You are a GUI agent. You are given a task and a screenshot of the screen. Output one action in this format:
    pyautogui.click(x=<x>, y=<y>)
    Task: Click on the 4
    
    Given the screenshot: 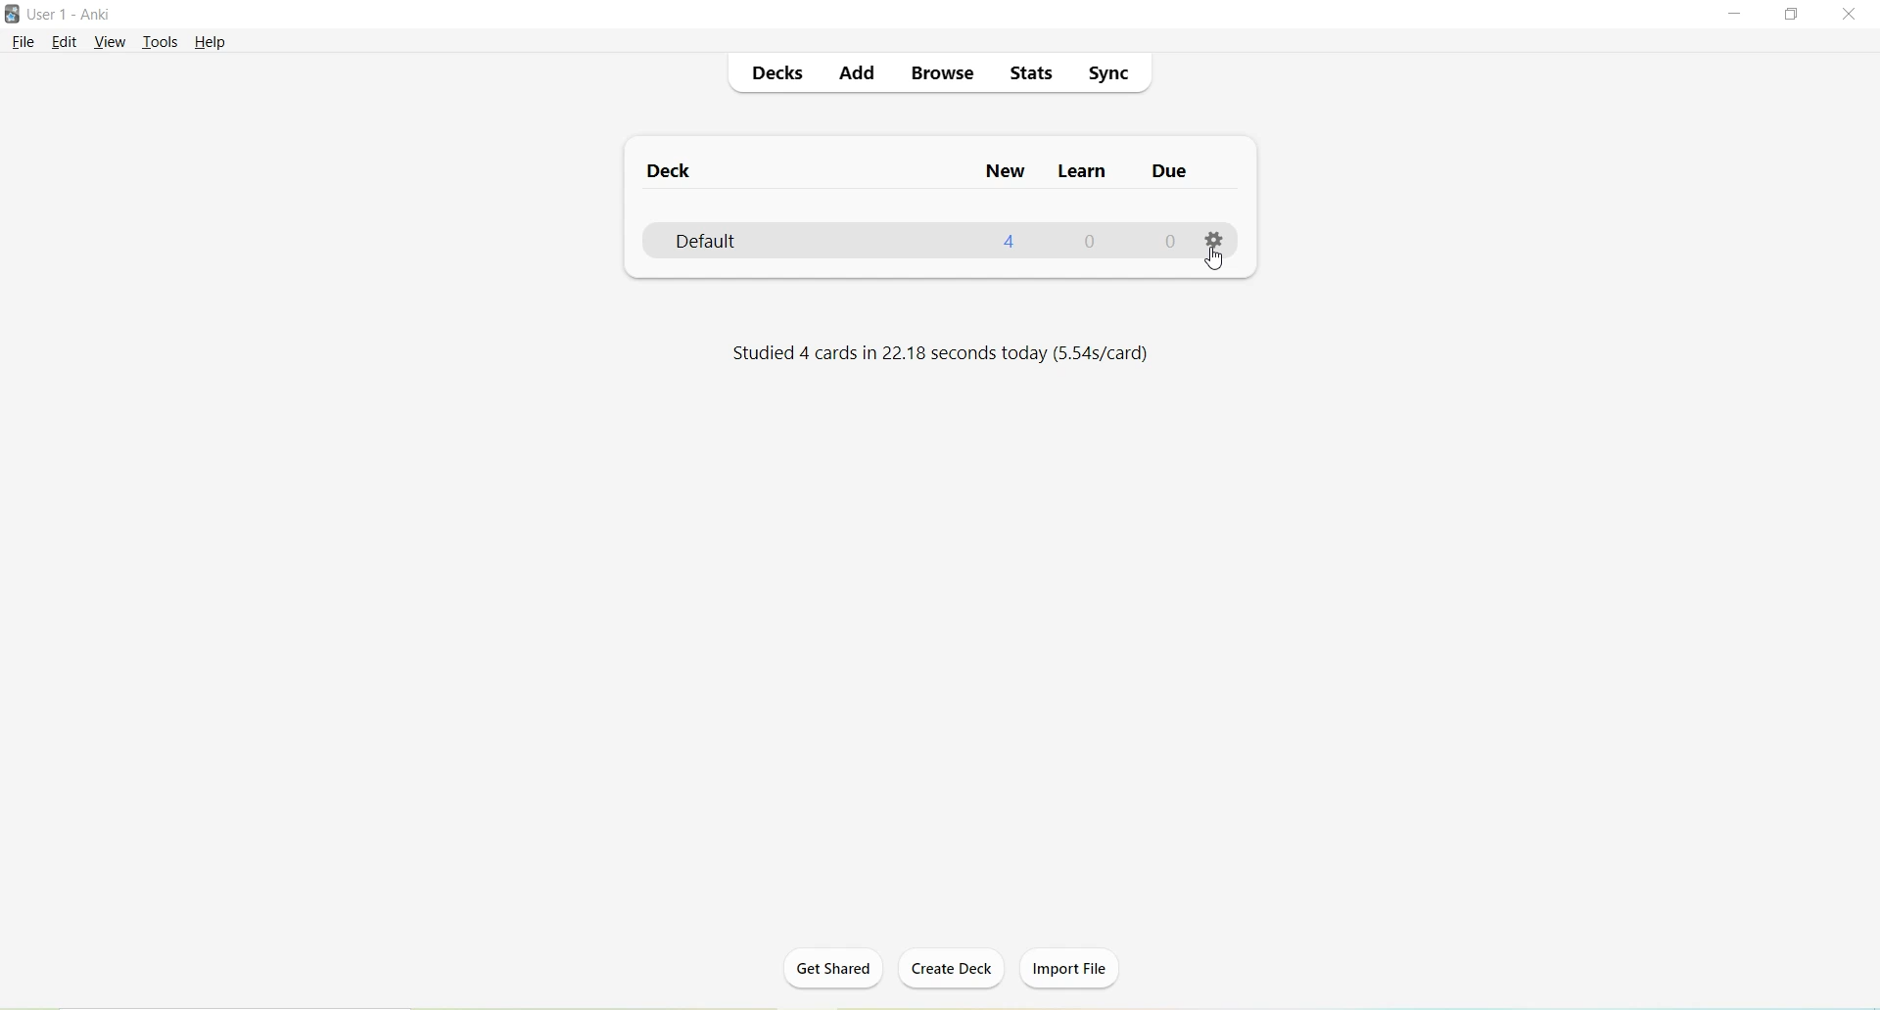 What is the action you would take?
    pyautogui.click(x=1011, y=242)
    